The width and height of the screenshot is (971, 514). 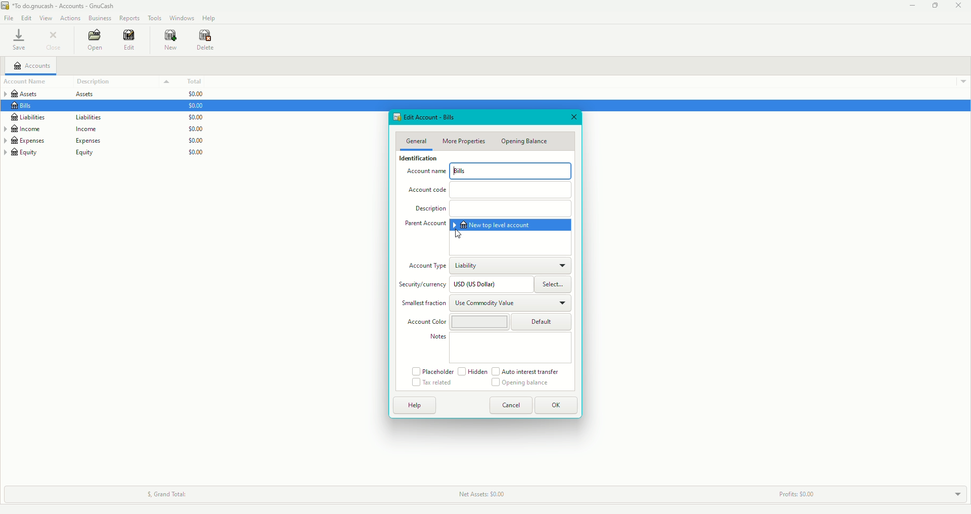 I want to click on Opening Balance, so click(x=521, y=384).